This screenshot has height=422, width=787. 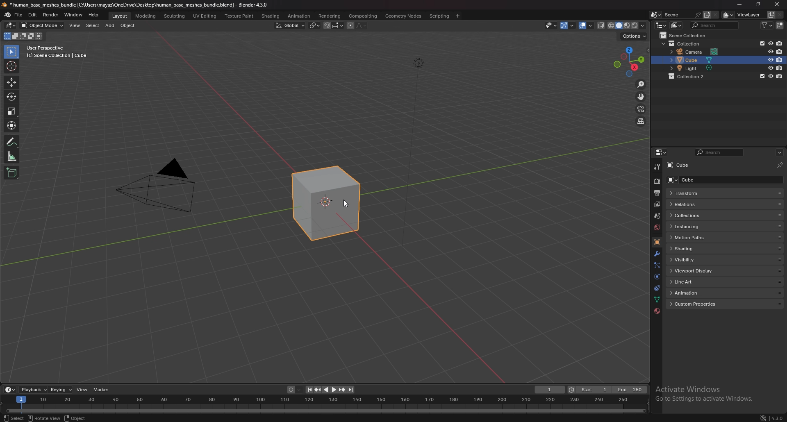 I want to click on cursor, so click(x=345, y=202).